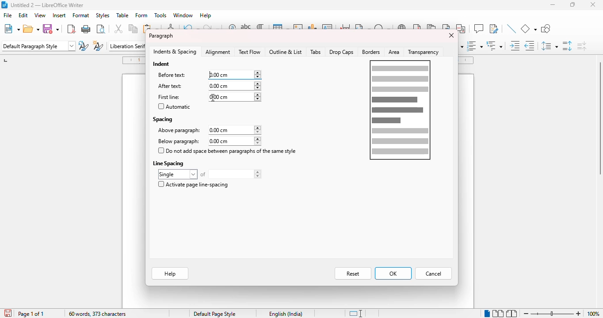 The image size is (603, 318). What do you see at coordinates (71, 29) in the screenshot?
I see `export directly as PDF` at bounding box center [71, 29].